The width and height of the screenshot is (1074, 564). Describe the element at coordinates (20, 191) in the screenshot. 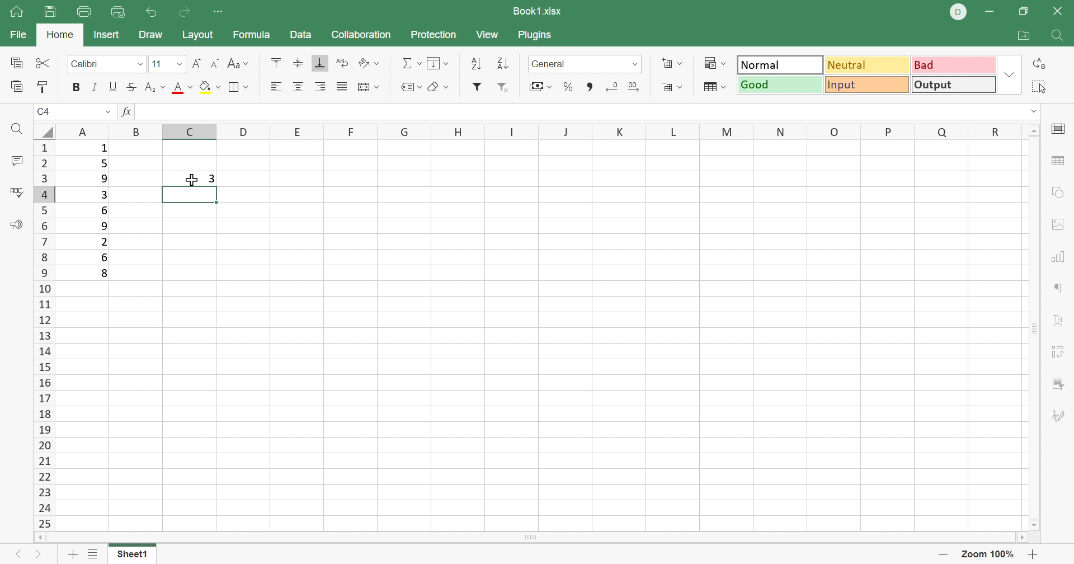

I see `Spell checking` at that location.